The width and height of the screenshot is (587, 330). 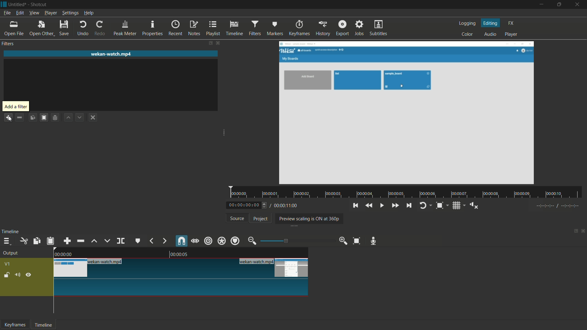 What do you see at coordinates (7, 13) in the screenshot?
I see `file menu` at bounding box center [7, 13].